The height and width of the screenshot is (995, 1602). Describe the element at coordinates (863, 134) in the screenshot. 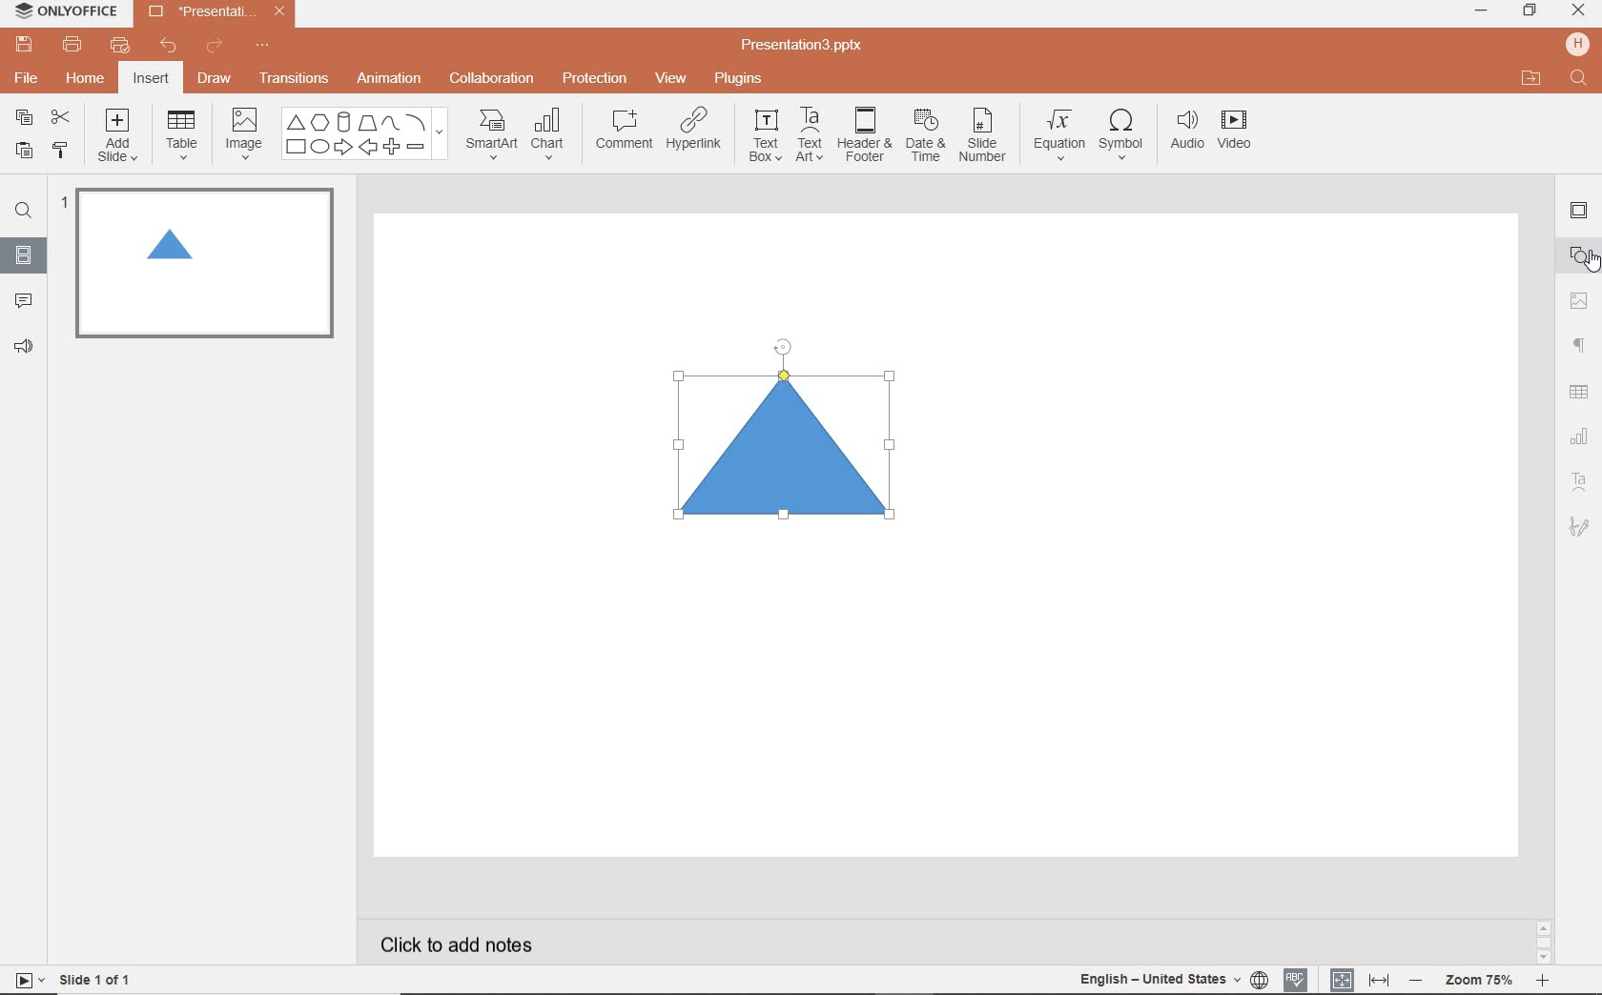

I see `HEADER & FOOTER` at that location.